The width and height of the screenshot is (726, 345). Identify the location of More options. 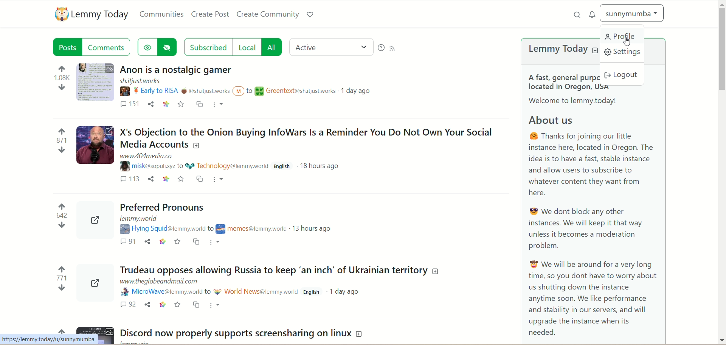
(215, 306).